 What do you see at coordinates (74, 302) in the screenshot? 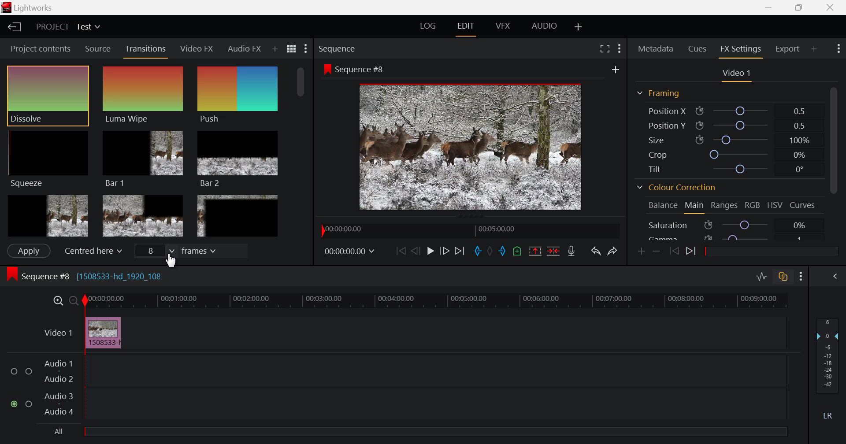
I see `Timeline Zoomed Out` at bounding box center [74, 302].